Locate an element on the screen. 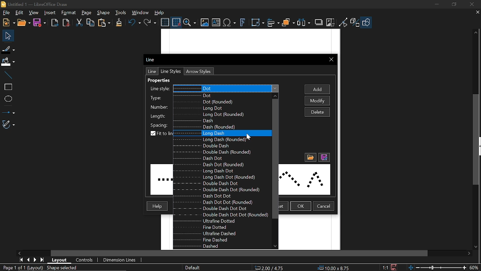 The width and height of the screenshot is (481, 271). rectangle is located at coordinates (8, 87).